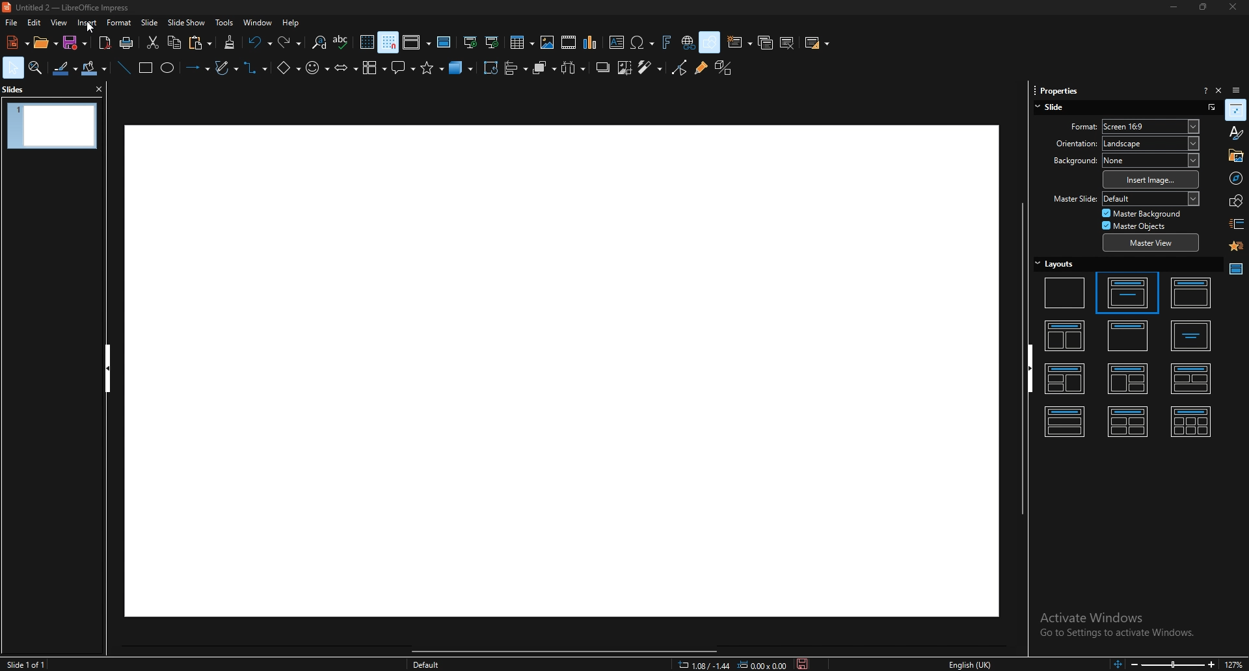 The width and height of the screenshot is (1249, 671). I want to click on layouts, so click(1055, 263).